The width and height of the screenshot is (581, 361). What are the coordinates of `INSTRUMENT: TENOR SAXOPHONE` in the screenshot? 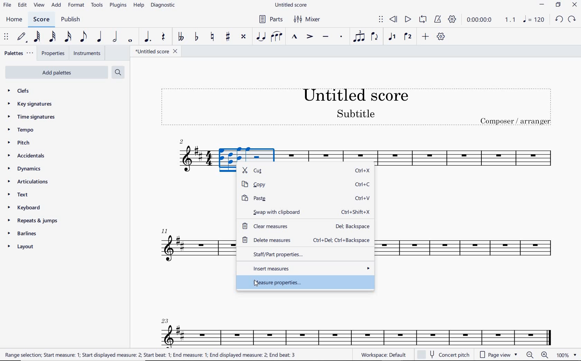 It's located at (469, 155).